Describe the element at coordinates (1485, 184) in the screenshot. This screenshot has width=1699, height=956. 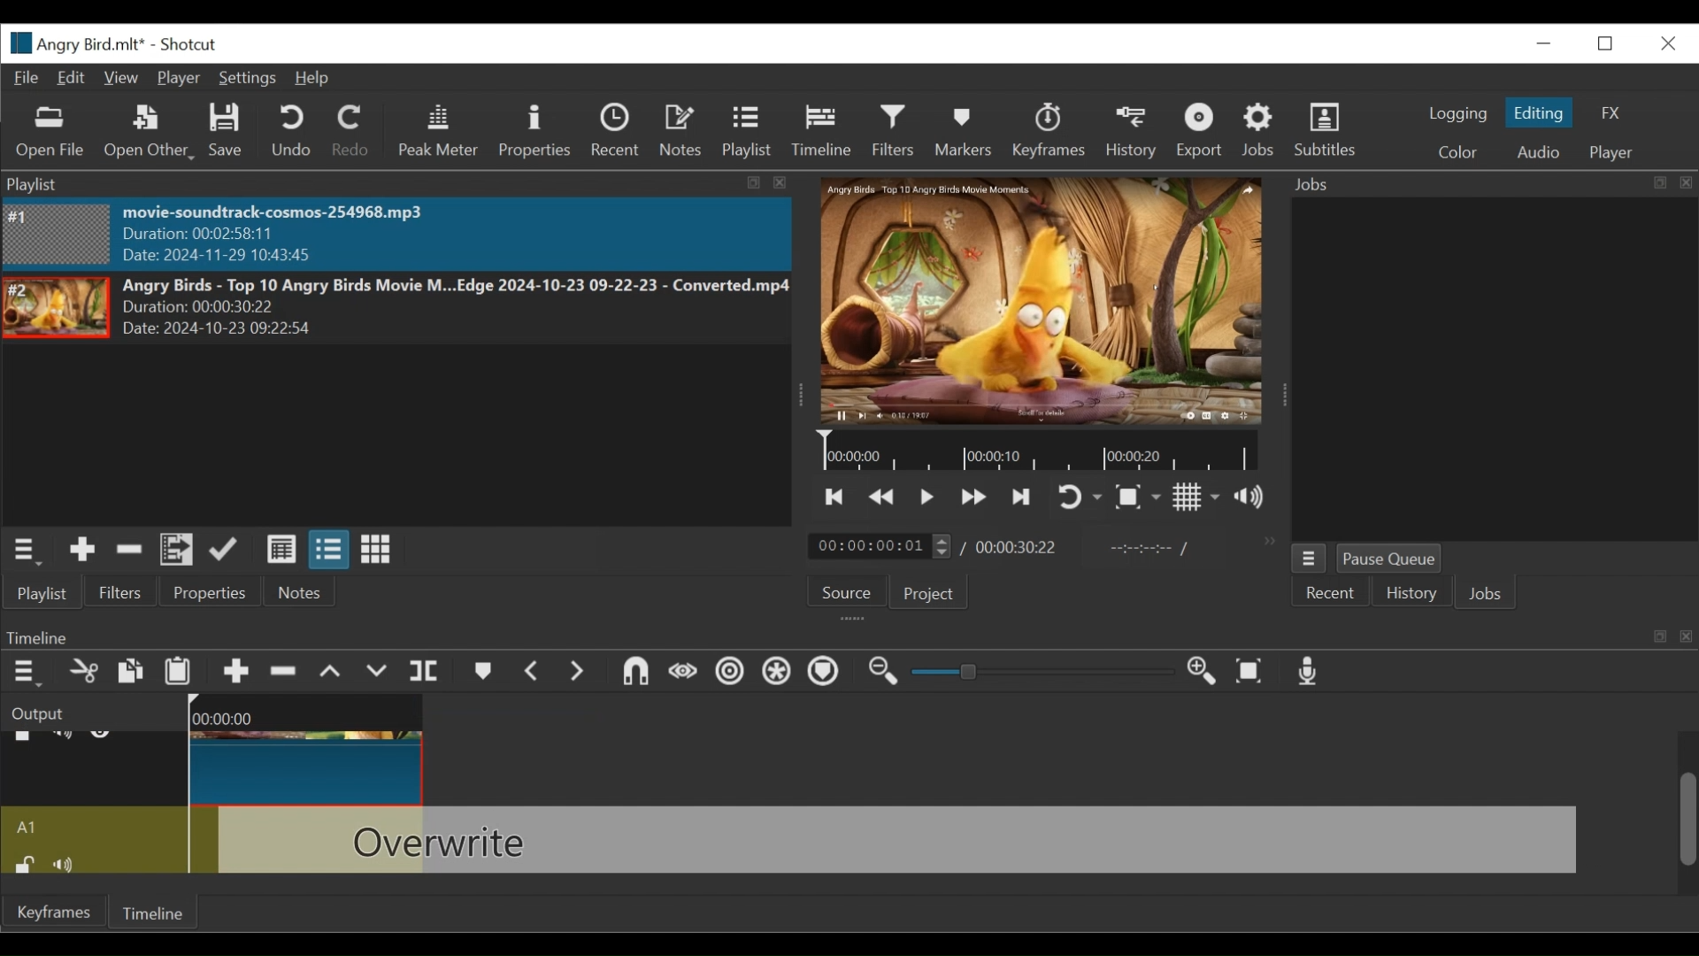
I see `Jobs Panel` at that location.